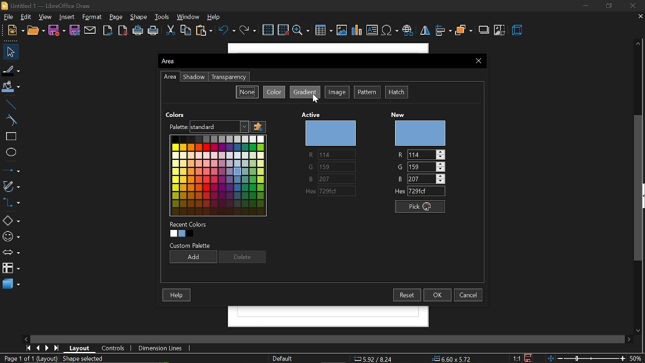 This screenshot has width=645, height=363. I want to click on print directly, so click(138, 31).